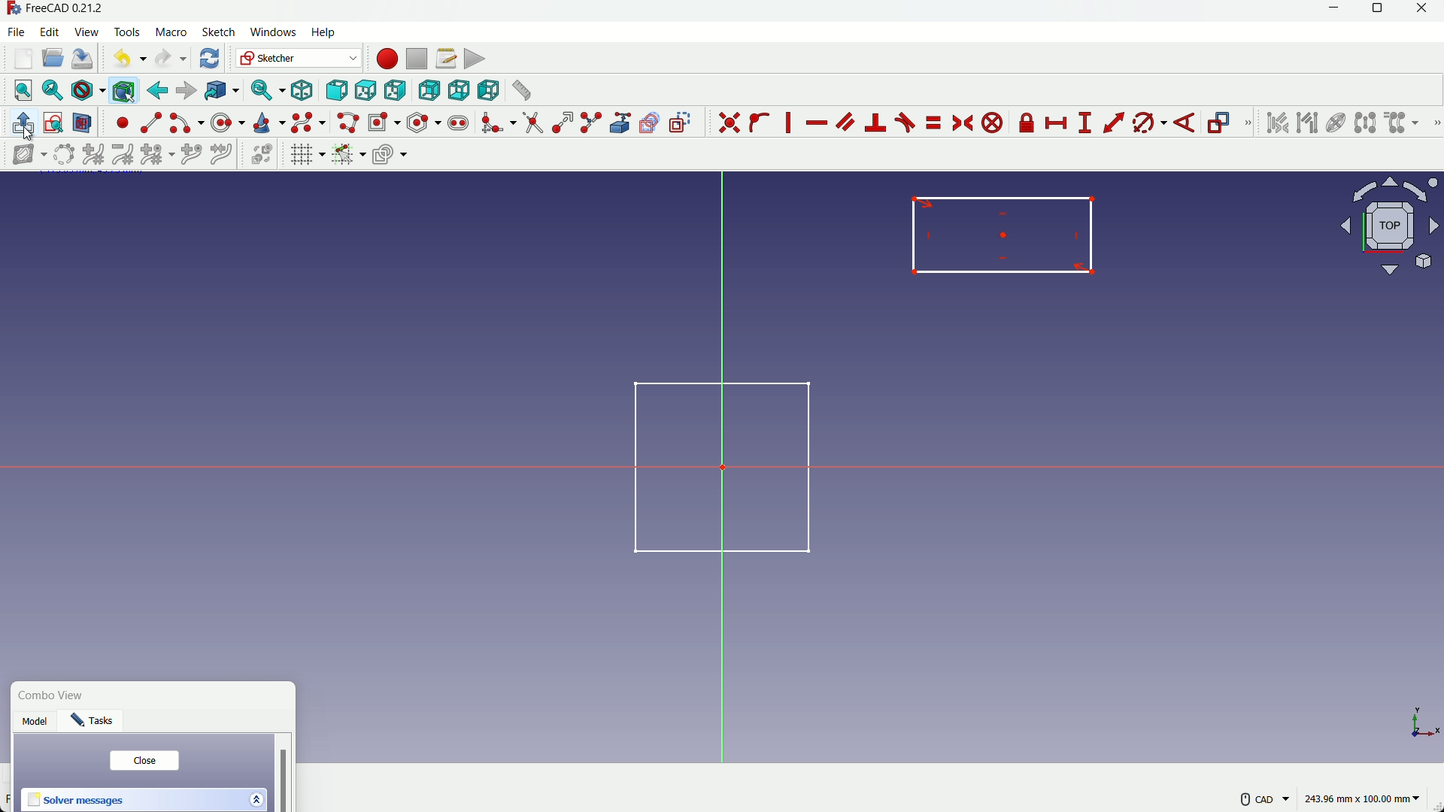 This screenshot has width=1444, height=812. Describe the element at coordinates (96, 723) in the screenshot. I see `tasks` at that location.